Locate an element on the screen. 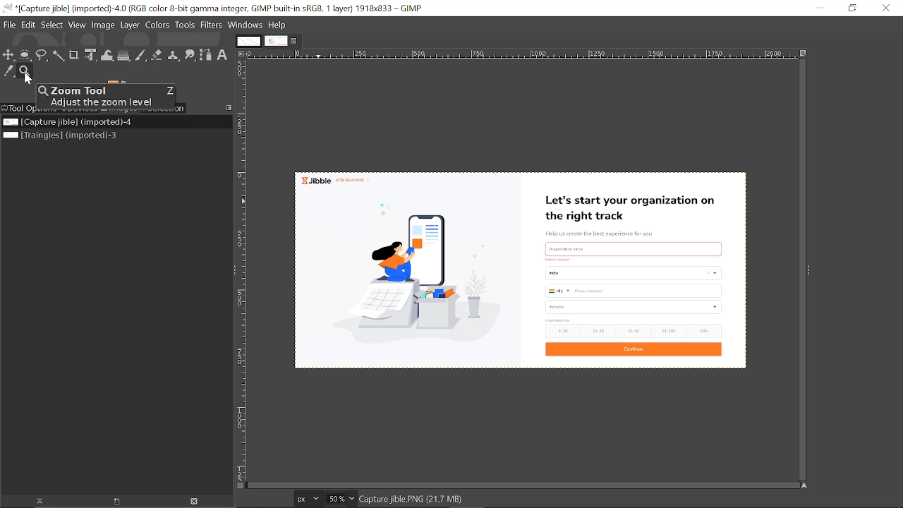 The height and width of the screenshot is (508, 903). wrap transform is located at coordinates (109, 55).